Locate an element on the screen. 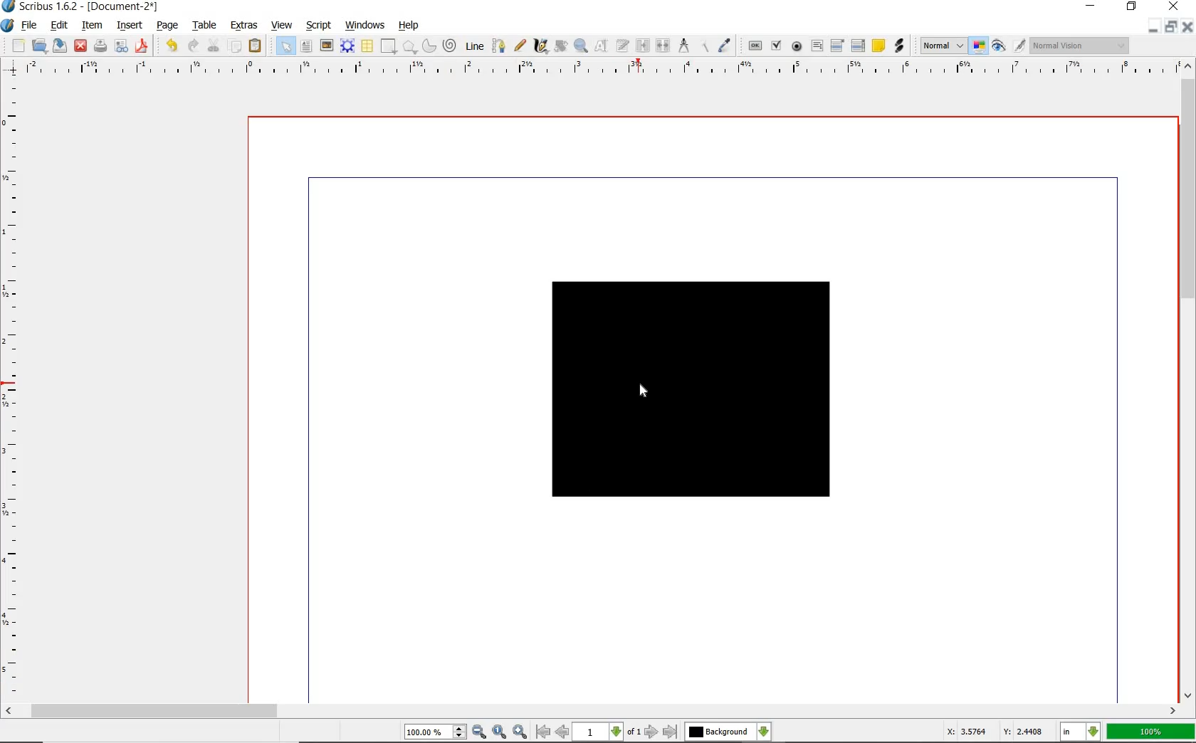  line is located at coordinates (475, 46).